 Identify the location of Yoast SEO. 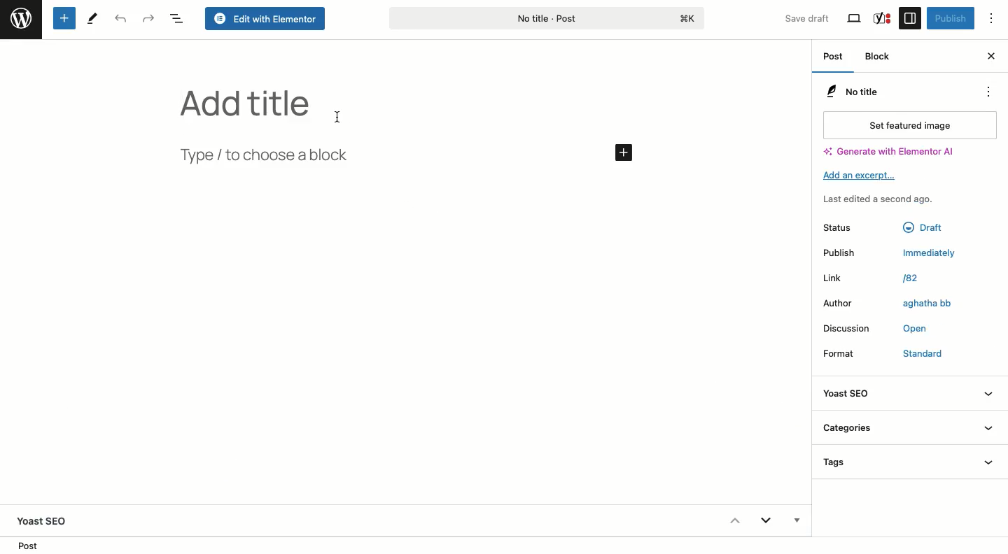
(909, 392).